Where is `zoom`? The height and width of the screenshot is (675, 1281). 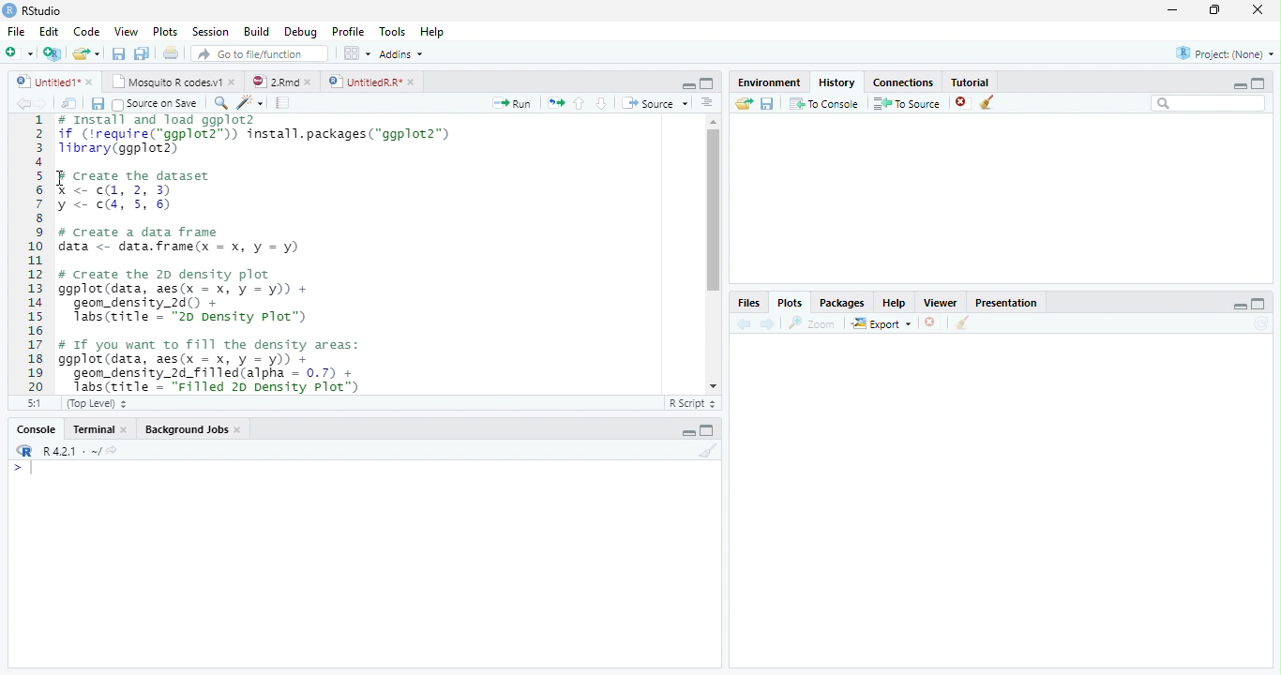
zoom is located at coordinates (815, 324).